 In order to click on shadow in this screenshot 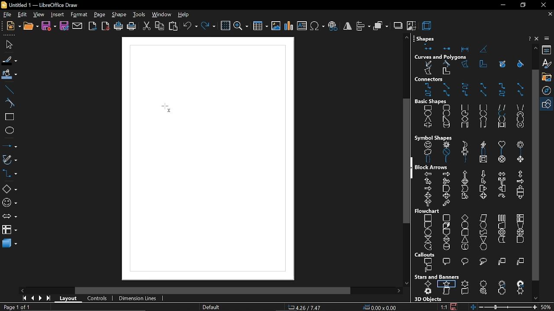, I will do `click(398, 26)`.